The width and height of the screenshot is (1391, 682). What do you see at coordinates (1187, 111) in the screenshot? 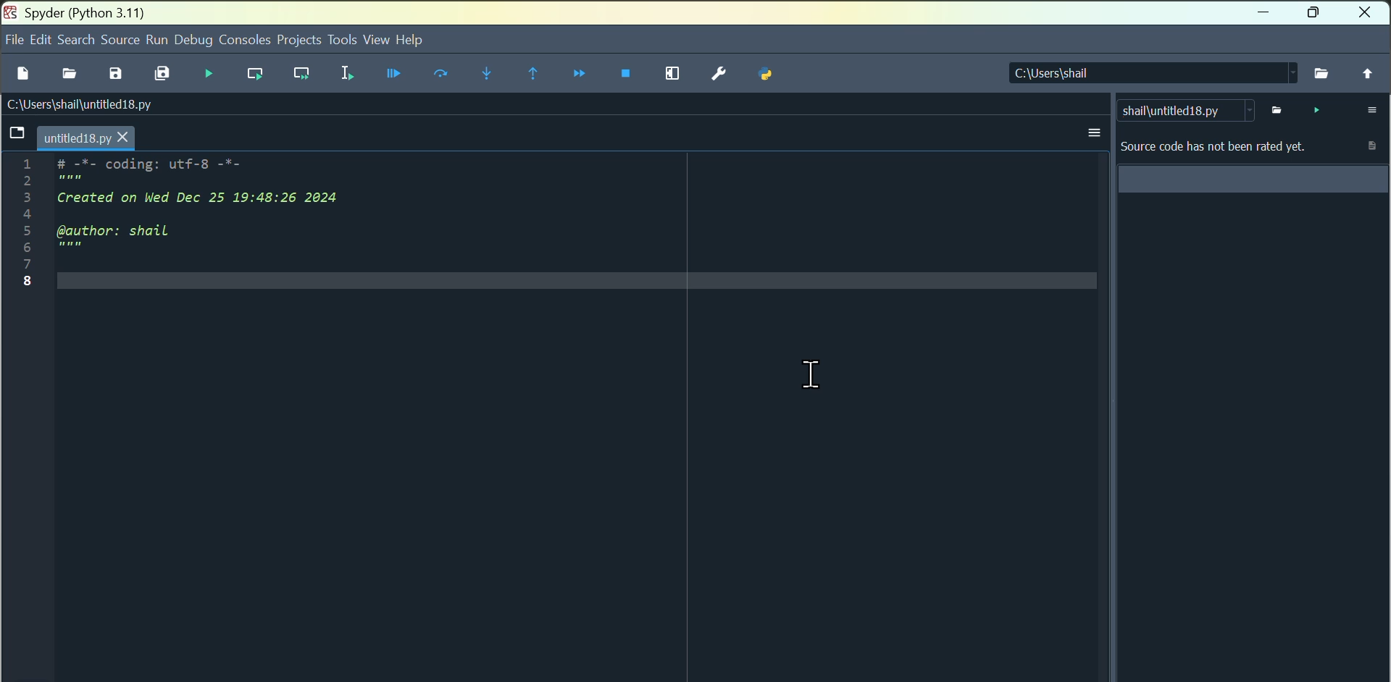
I see `shail\untitled18py` at bounding box center [1187, 111].